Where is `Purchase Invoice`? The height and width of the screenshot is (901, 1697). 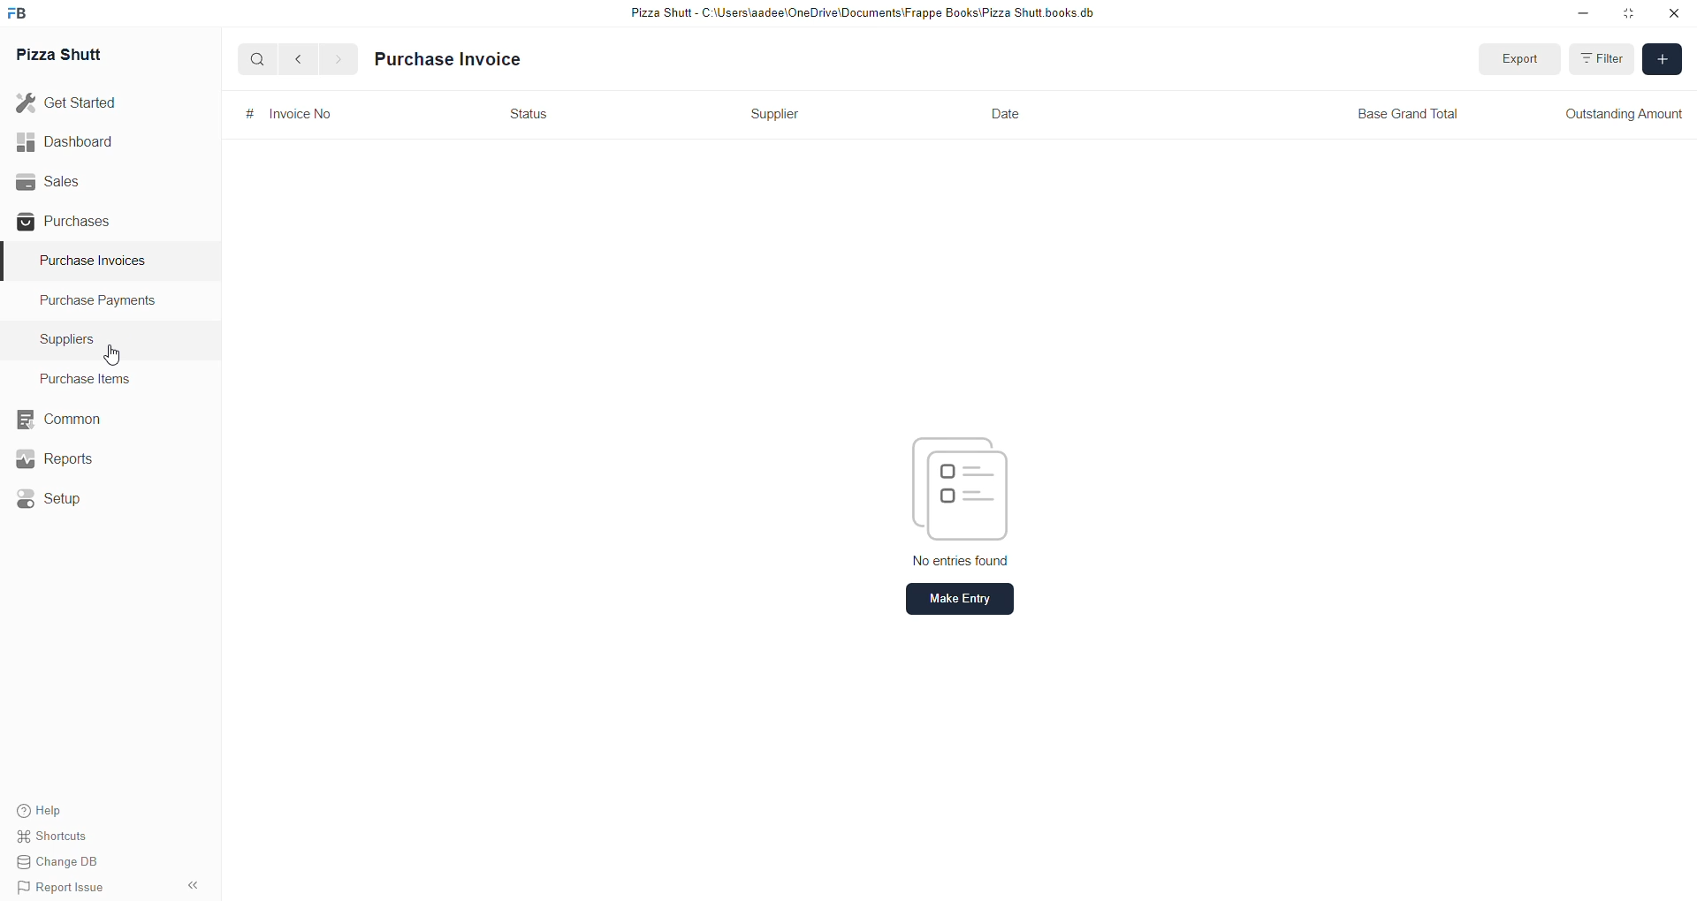 Purchase Invoice is located at coordinates (454, 58).